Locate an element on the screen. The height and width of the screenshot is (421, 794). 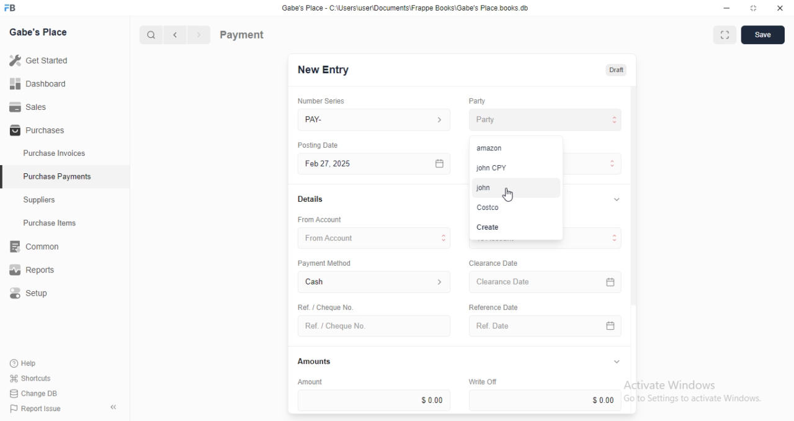
Costco is located at coordinates (497, 207).